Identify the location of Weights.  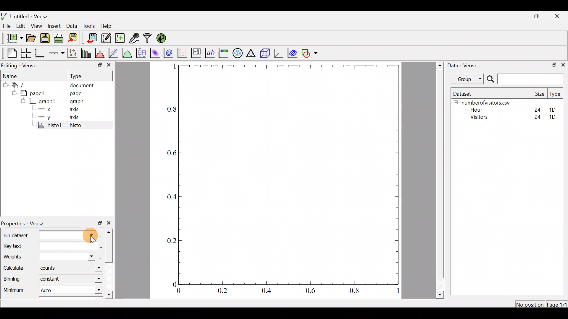
(48, 258).